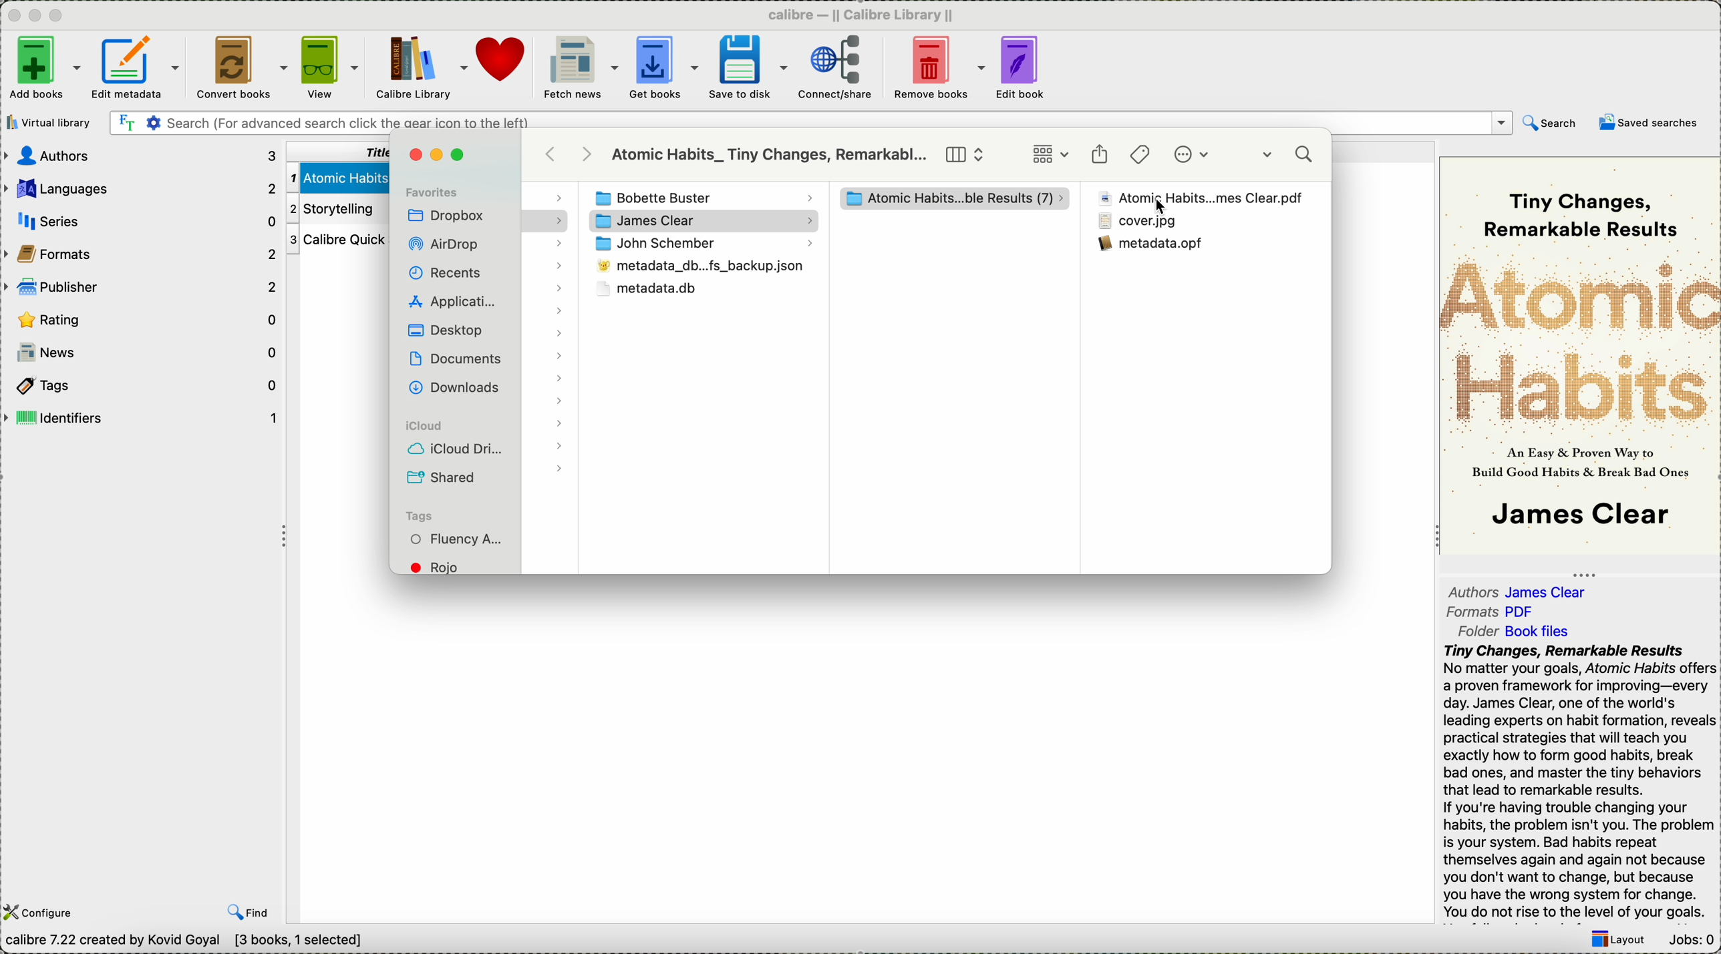  Describe the element at coordinates (1141, 154) in the screenshot. I see `tags` at that location.